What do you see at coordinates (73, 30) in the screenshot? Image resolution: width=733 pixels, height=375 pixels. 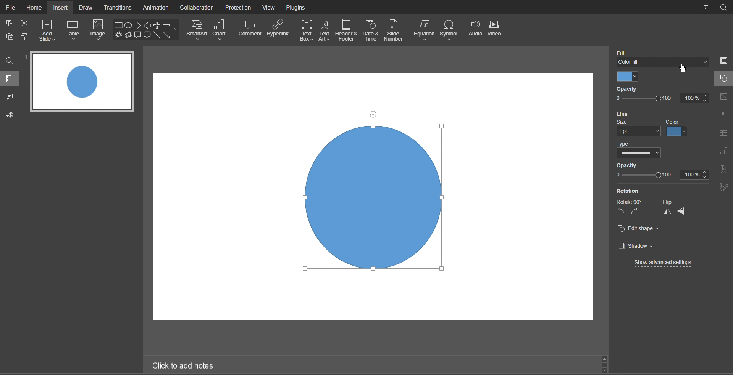 I see `Table` at bounding box center [73, 30].